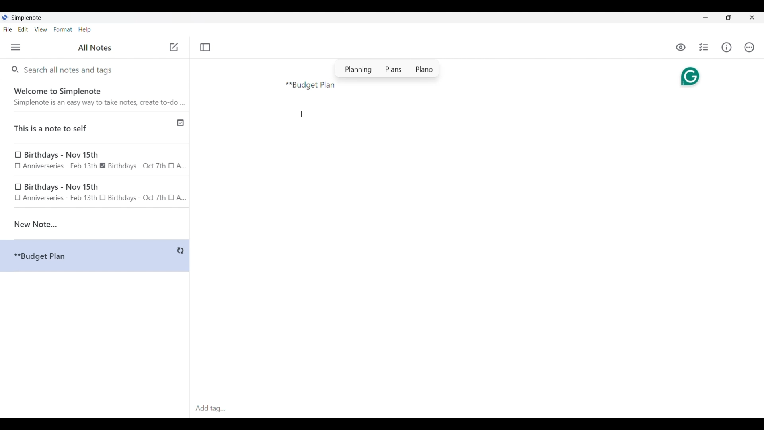 The height and width of the screenshot is (430, 764). I want to click on Insert checklist, so click(704, 47).